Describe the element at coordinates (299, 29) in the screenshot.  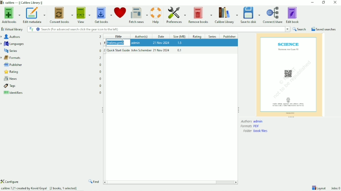
I see `Search` at that location.